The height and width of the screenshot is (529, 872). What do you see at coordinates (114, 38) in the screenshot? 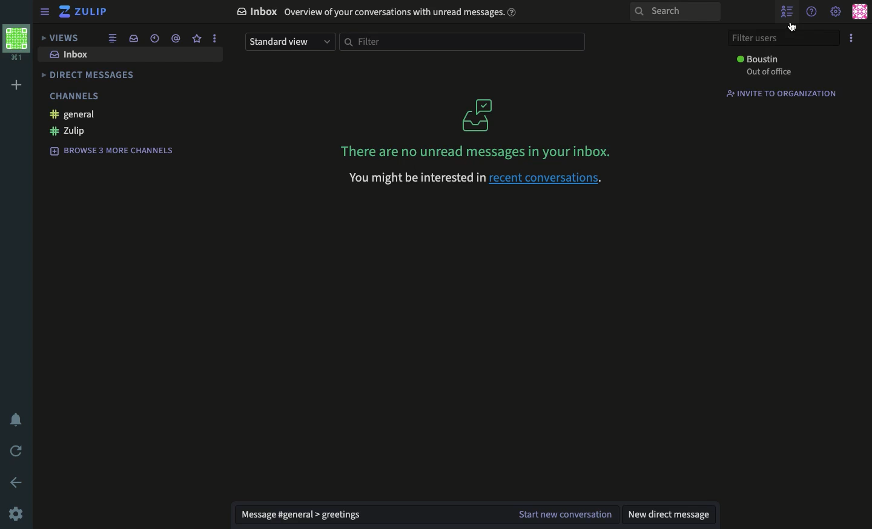
I see `combined feed` at bounding box center [114, 38].